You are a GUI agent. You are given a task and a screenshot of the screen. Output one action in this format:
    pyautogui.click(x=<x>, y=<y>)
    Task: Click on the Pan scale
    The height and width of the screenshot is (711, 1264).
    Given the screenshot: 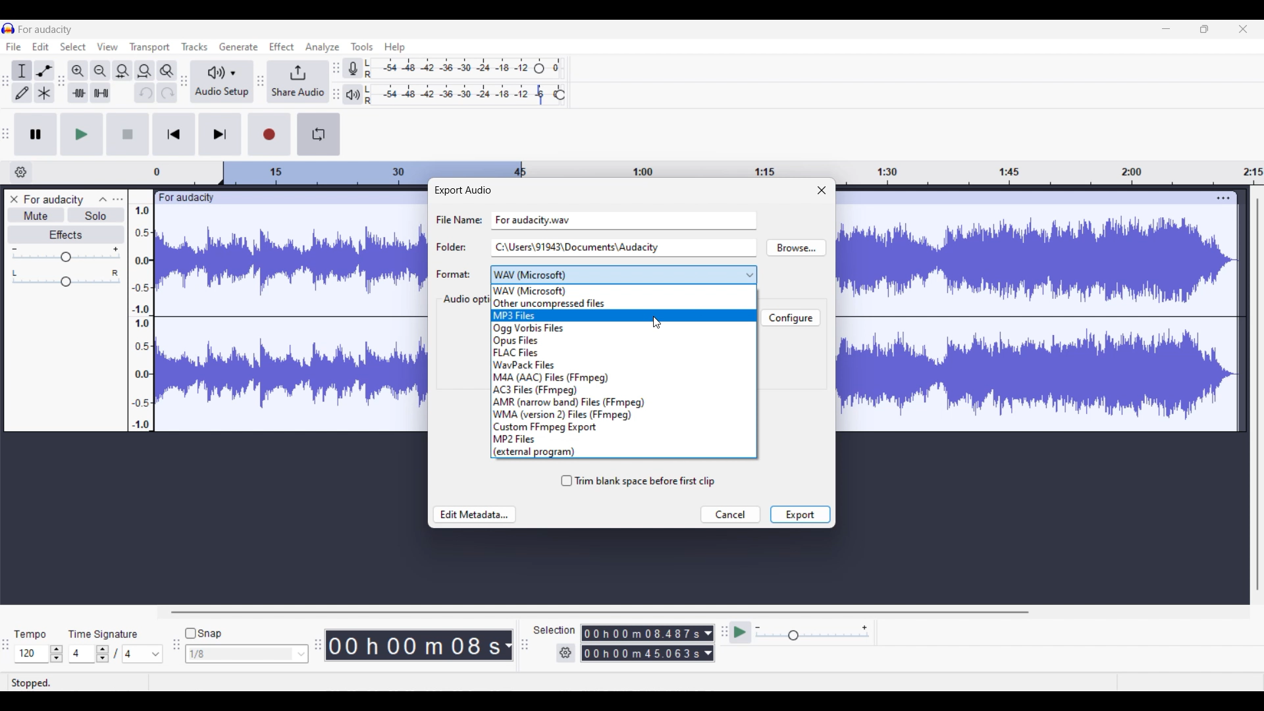 What is the action you would take?
    pyautogui.click(x=66, y=278)
    